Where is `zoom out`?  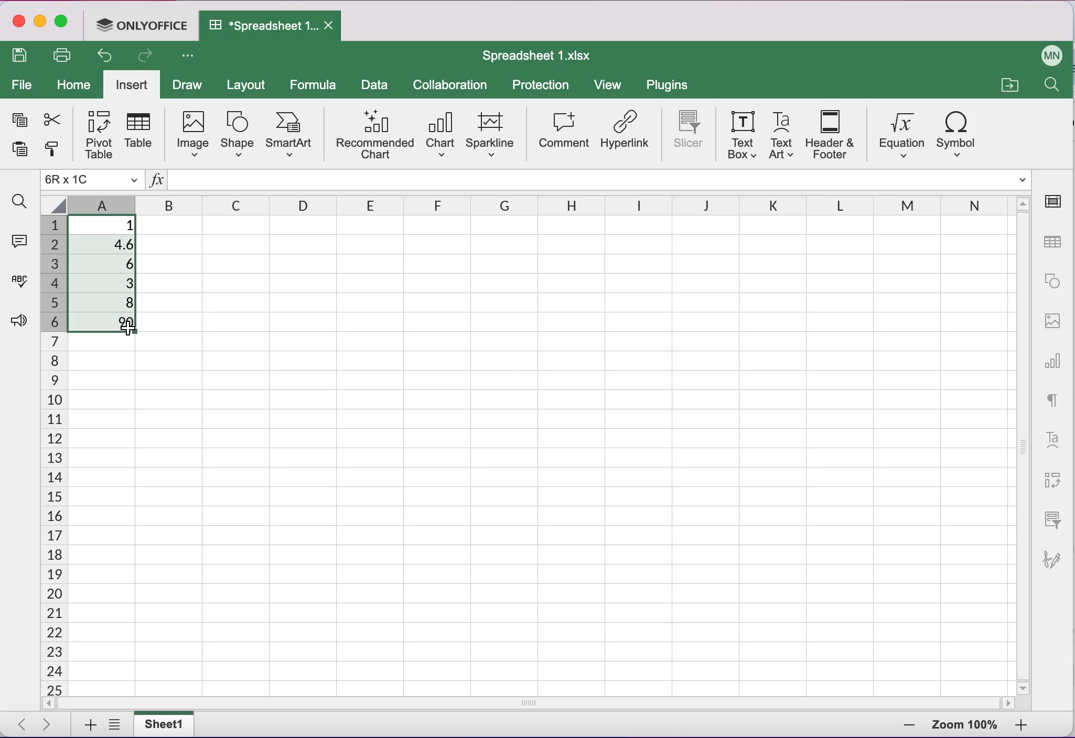
zoom out is located at coordinates (903, 724).